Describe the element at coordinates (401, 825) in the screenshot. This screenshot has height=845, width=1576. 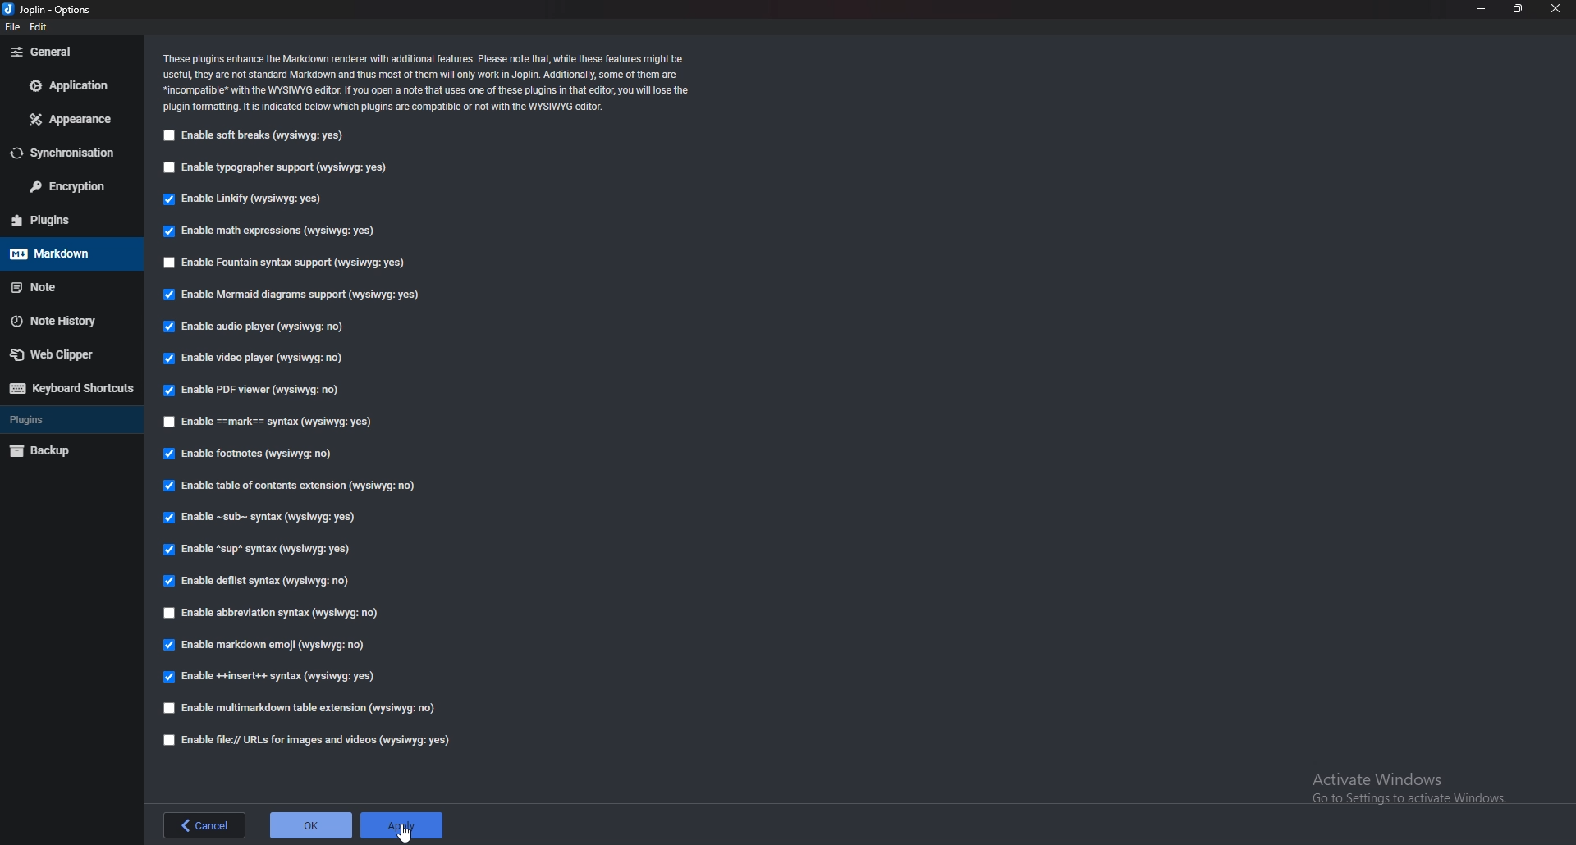
I see `apply` at that location.